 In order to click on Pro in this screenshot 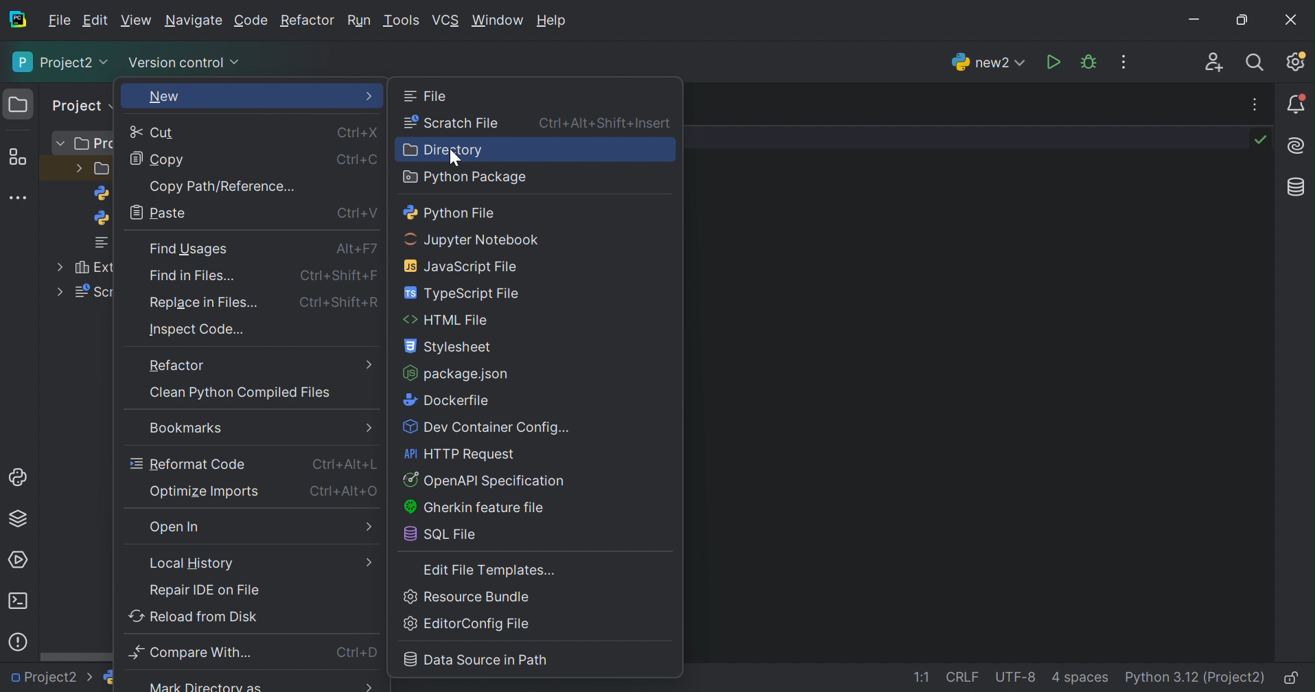, I will do `click(95, 145)`.